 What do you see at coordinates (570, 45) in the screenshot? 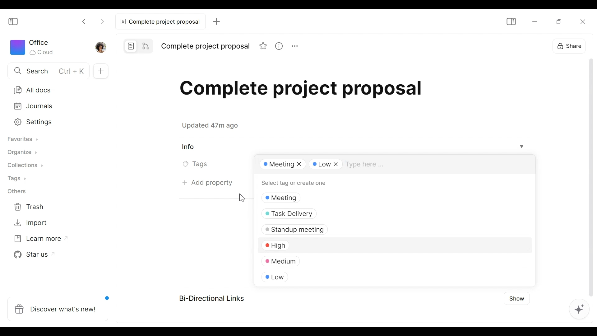
I see `Share` at bounding box center [570, 45].